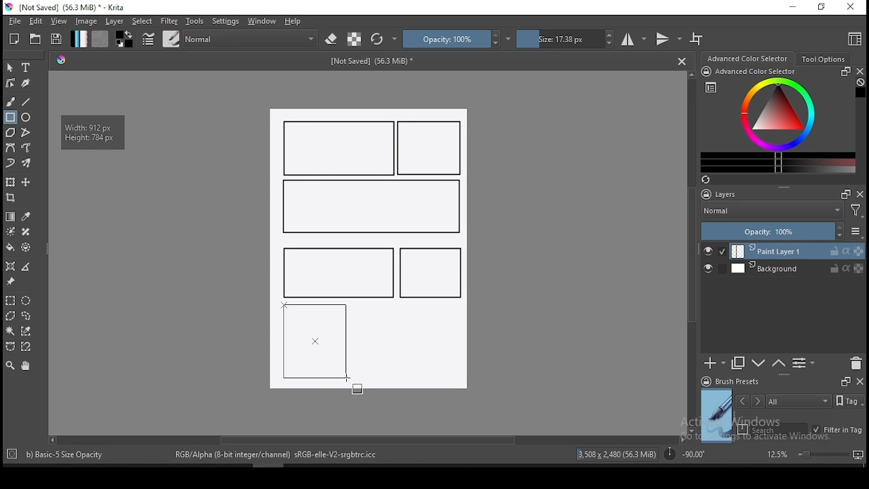 This screenshot has width=869, height=489. Describe the element at coordinates (115, 21) in the screenshot. I see `layer` at that location.